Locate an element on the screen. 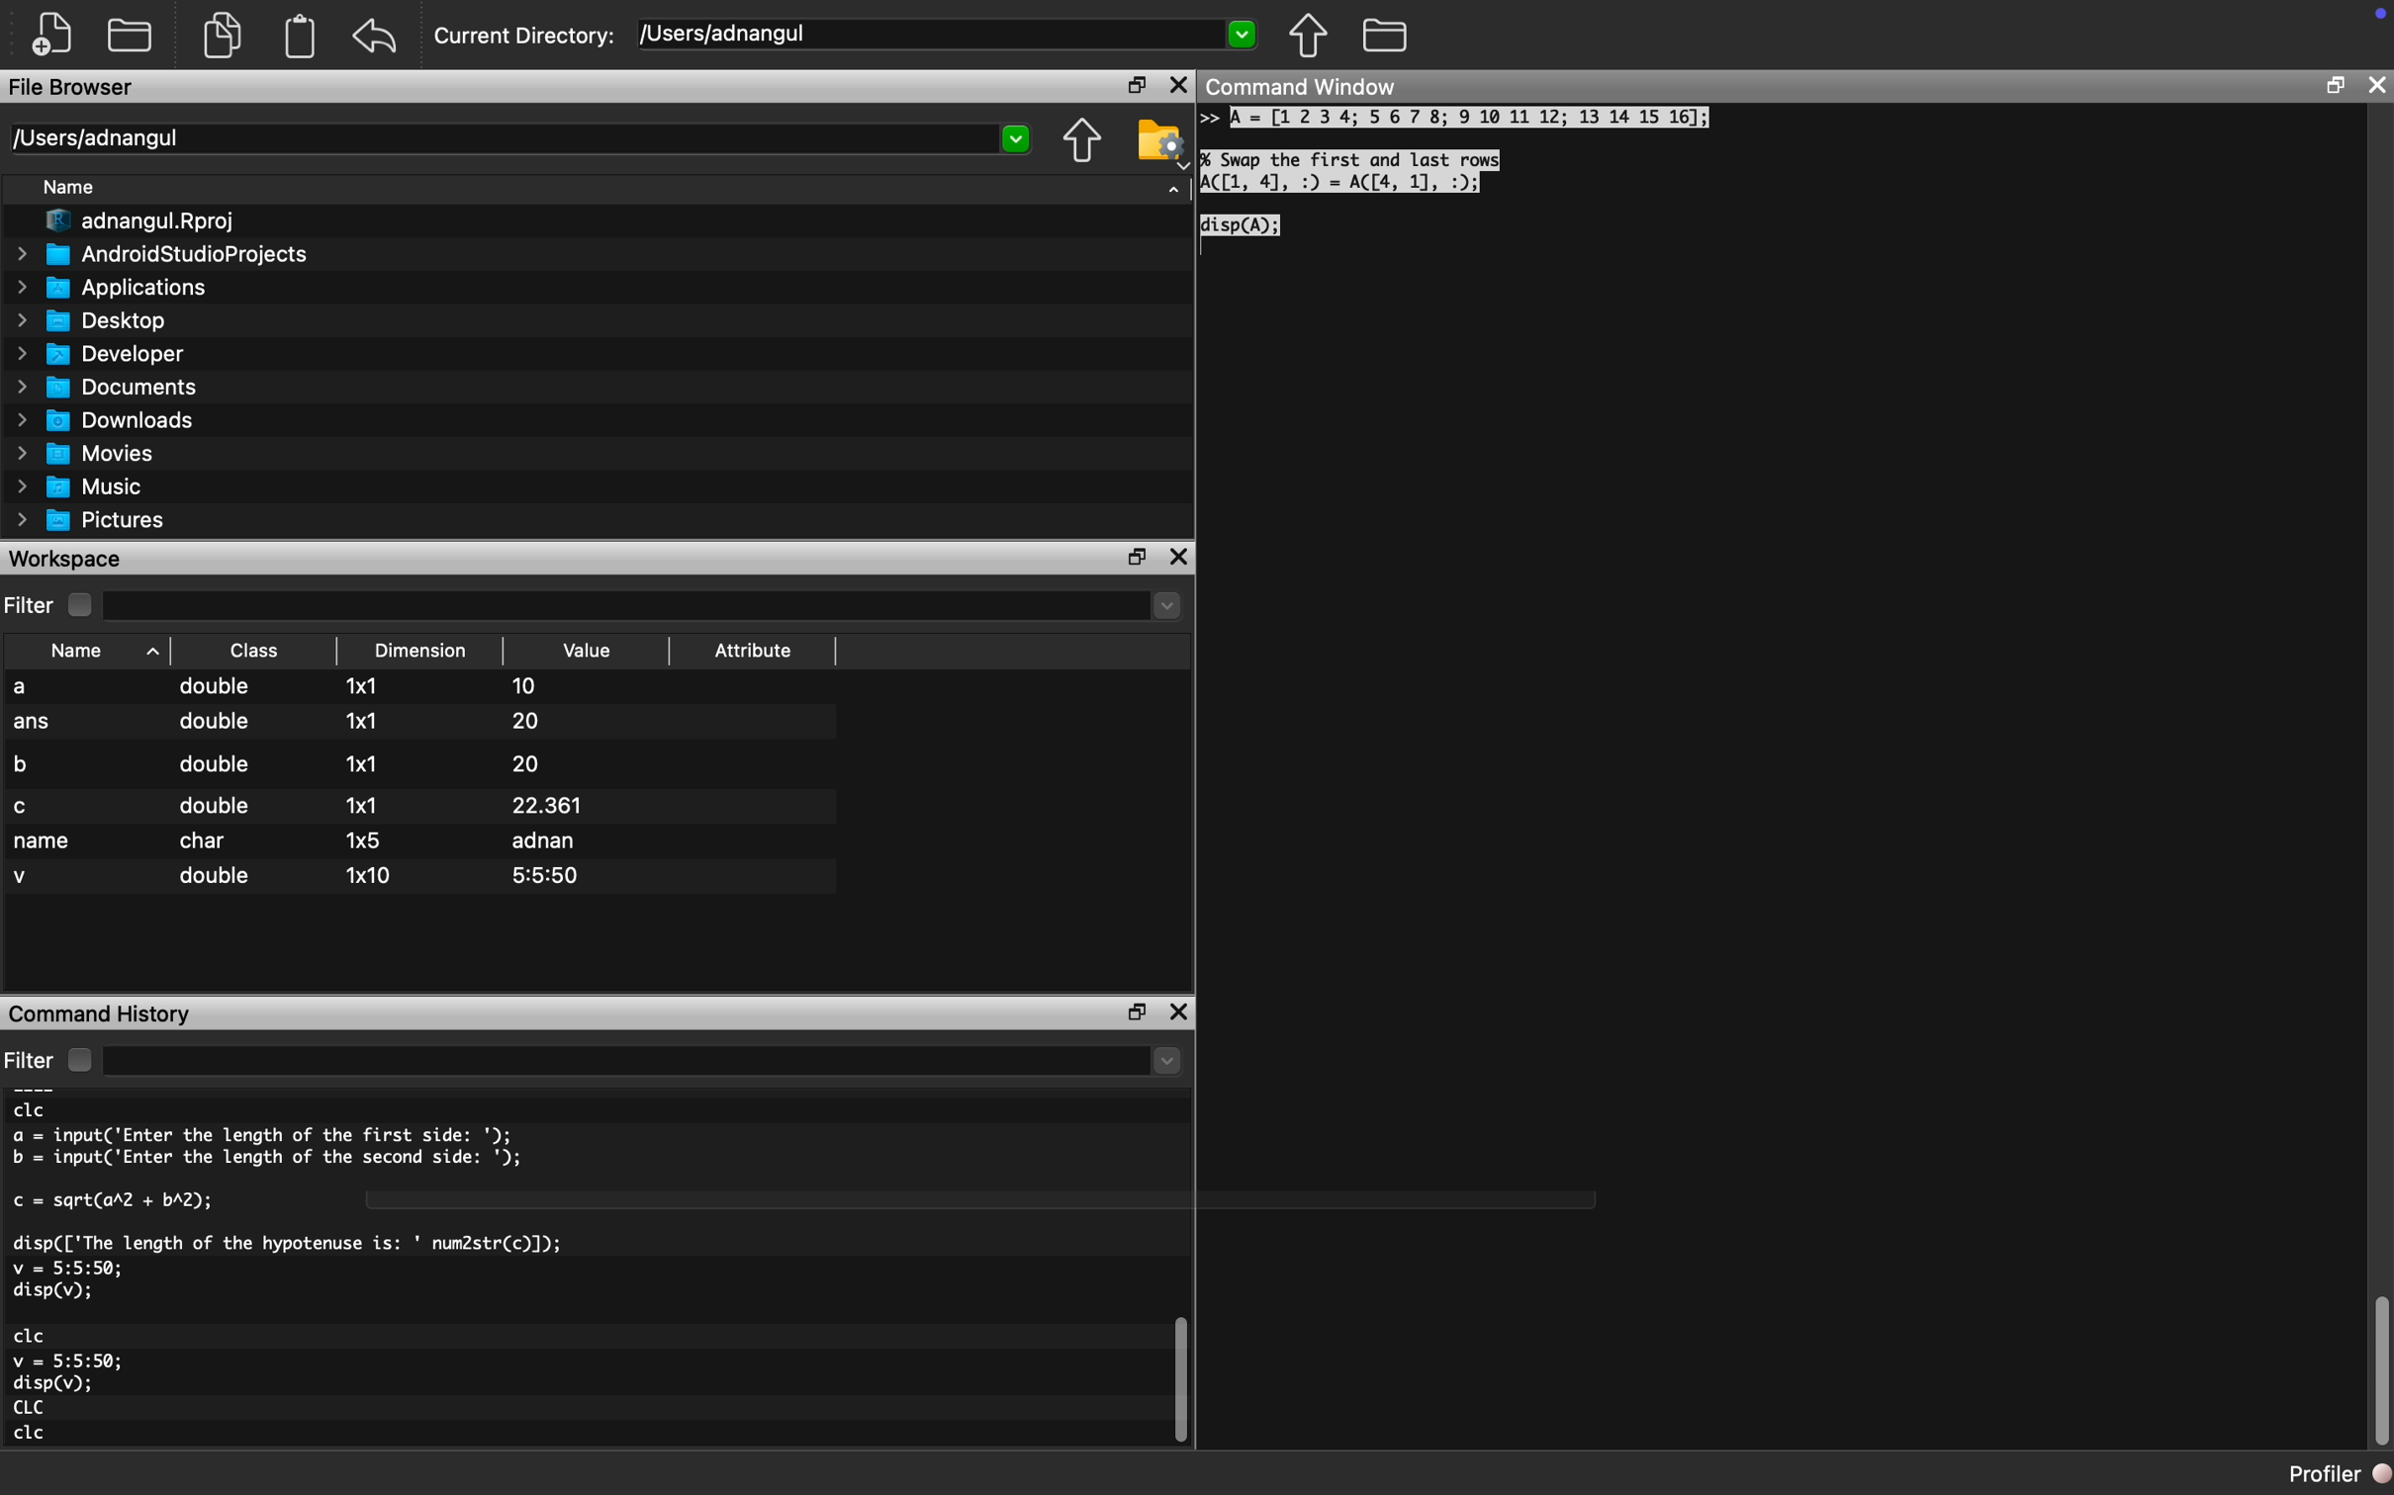 This screenshot has width=2394, height=1495. Restore is located at coordinates (1134, 85).